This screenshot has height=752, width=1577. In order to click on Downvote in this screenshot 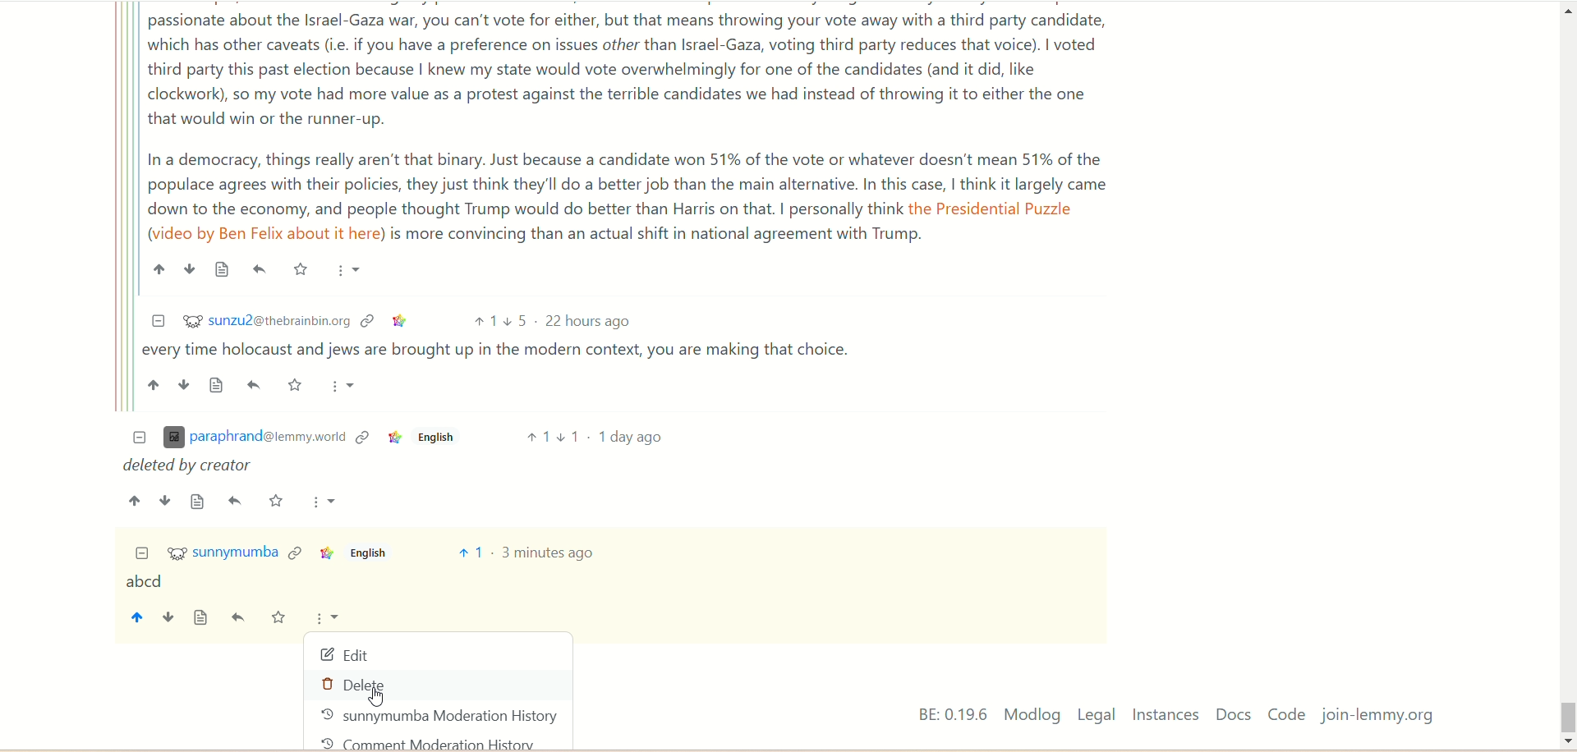, I will do `click(189, 268)`.